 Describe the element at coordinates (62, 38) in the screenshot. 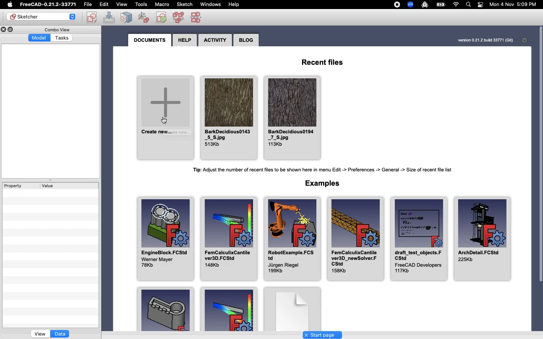

I see `Tasks` at that location.